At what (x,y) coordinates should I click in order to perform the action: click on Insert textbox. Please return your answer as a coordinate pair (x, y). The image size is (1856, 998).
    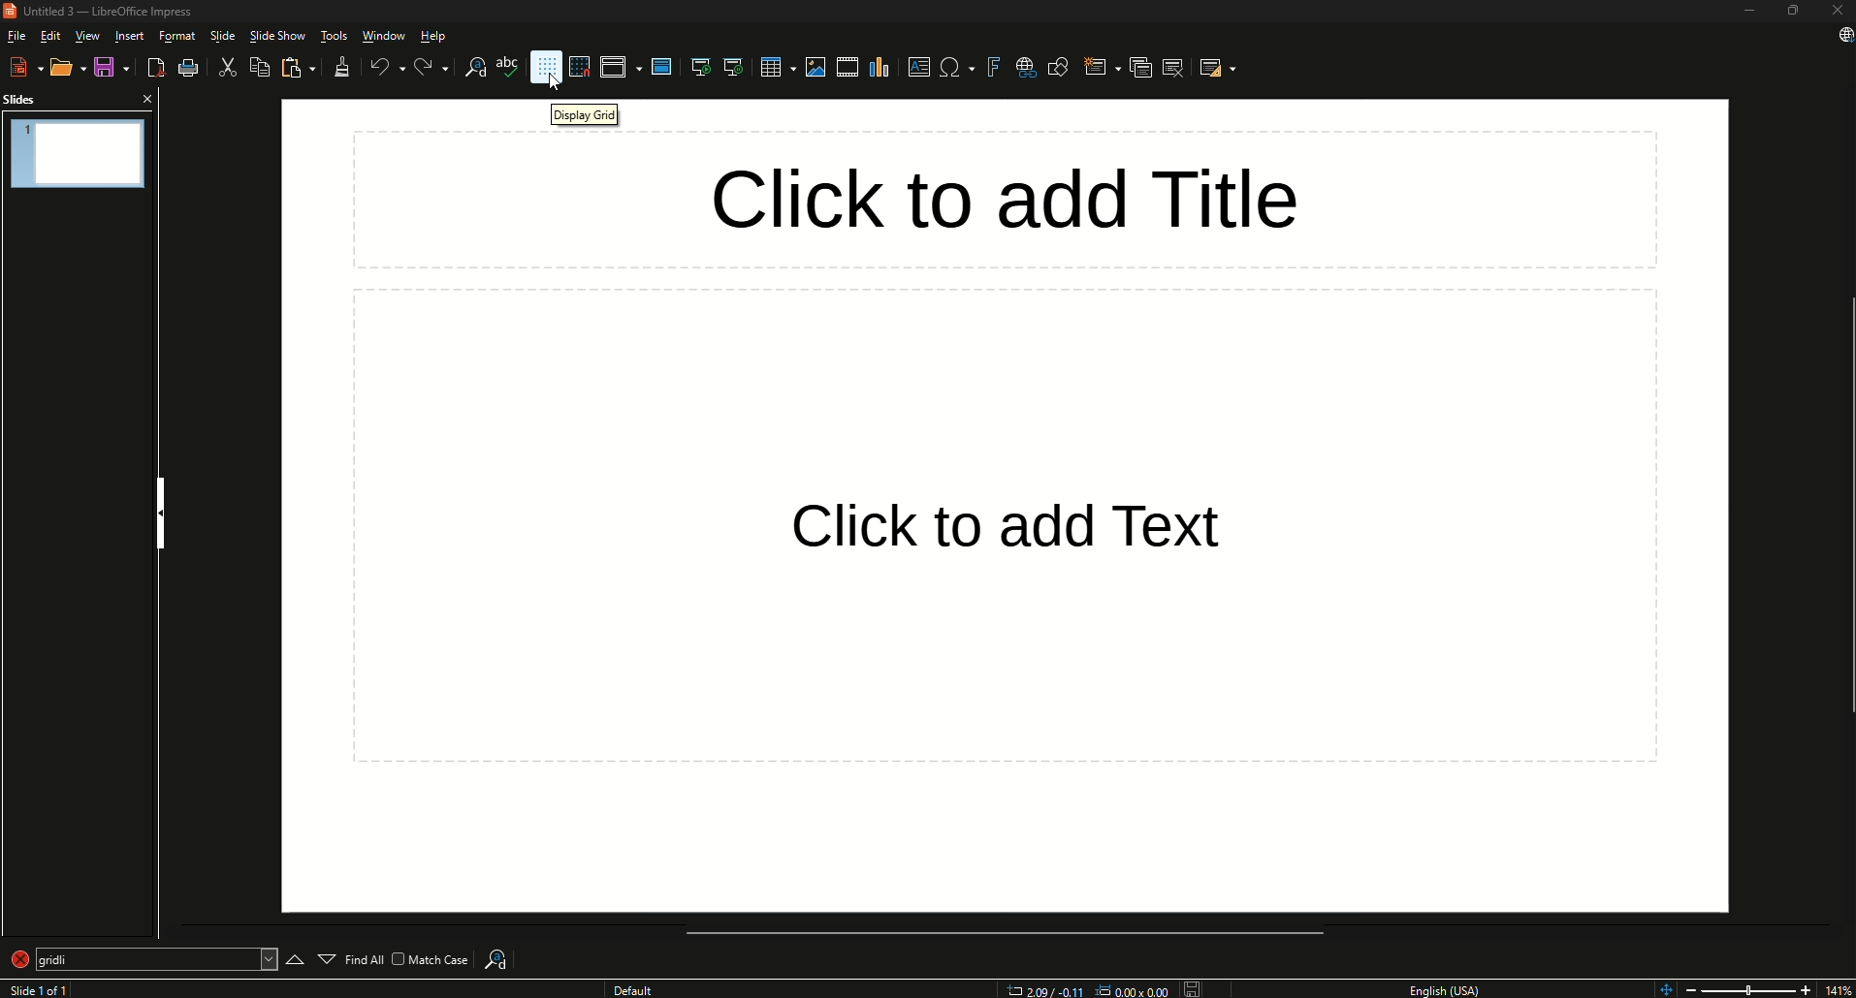
    Looking at the image, I should click on (919, 69).